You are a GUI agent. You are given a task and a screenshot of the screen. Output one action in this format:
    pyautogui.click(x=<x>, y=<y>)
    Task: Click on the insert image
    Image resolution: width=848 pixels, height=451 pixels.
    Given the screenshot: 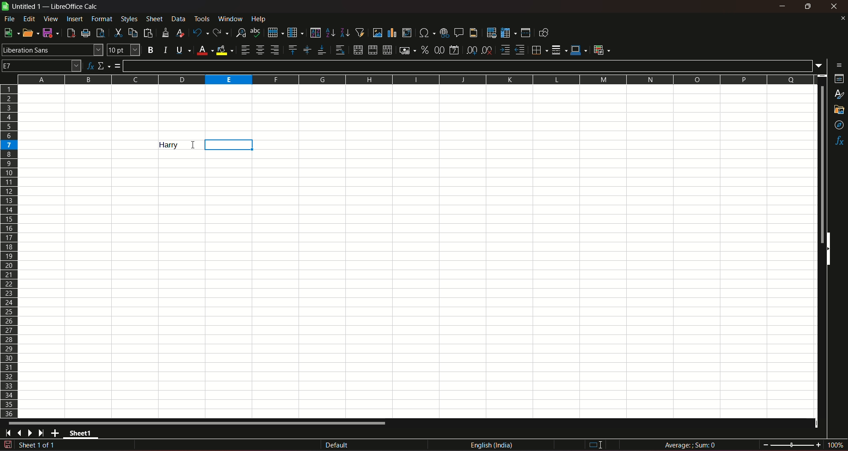 What is the action you would take?
    pyautogui.click(x=377, y=33)
    